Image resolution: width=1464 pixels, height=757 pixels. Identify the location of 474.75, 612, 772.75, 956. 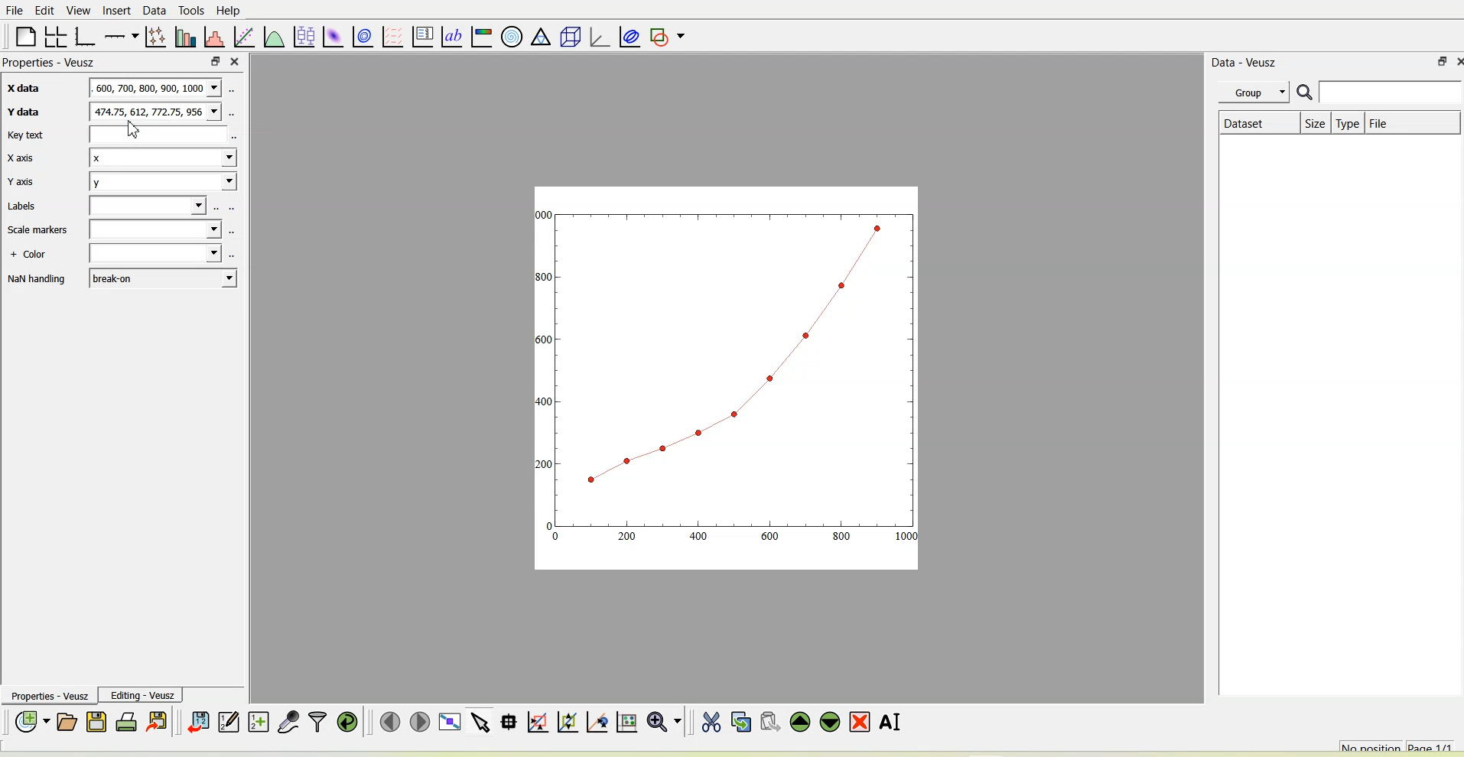
(155, 110).